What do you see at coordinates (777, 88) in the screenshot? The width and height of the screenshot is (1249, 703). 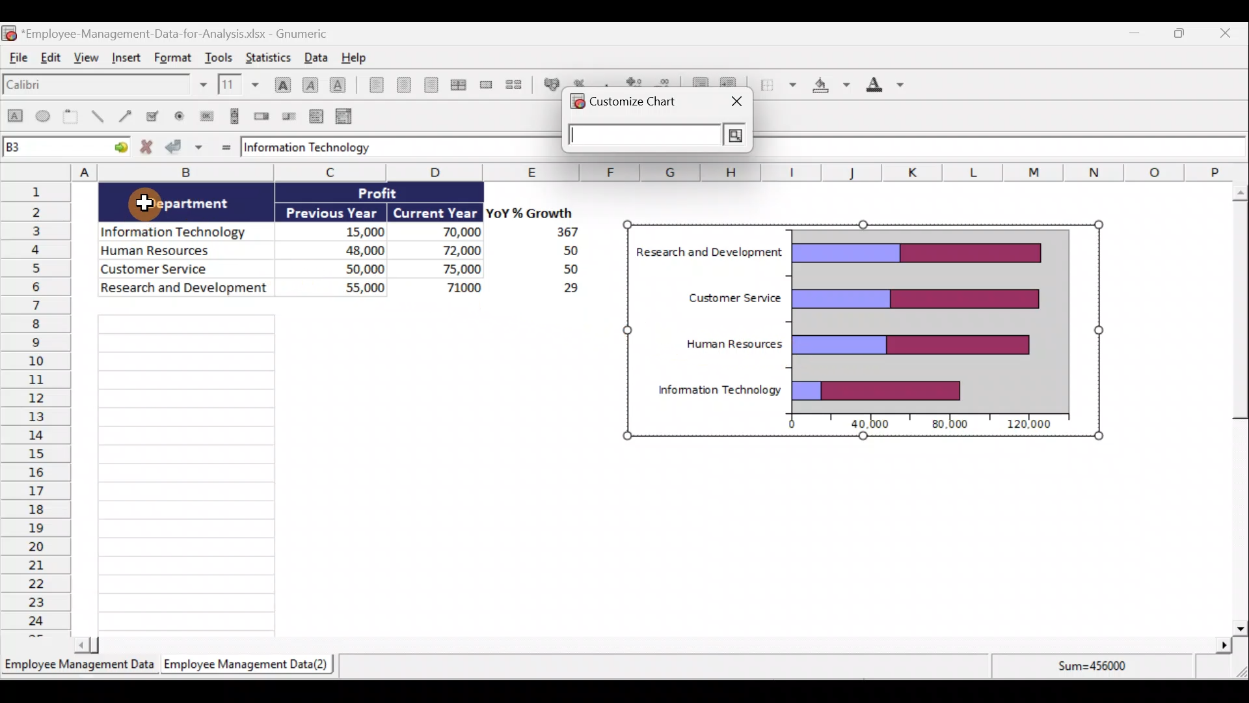 I see `Borders` at bounding box center [777, 88].